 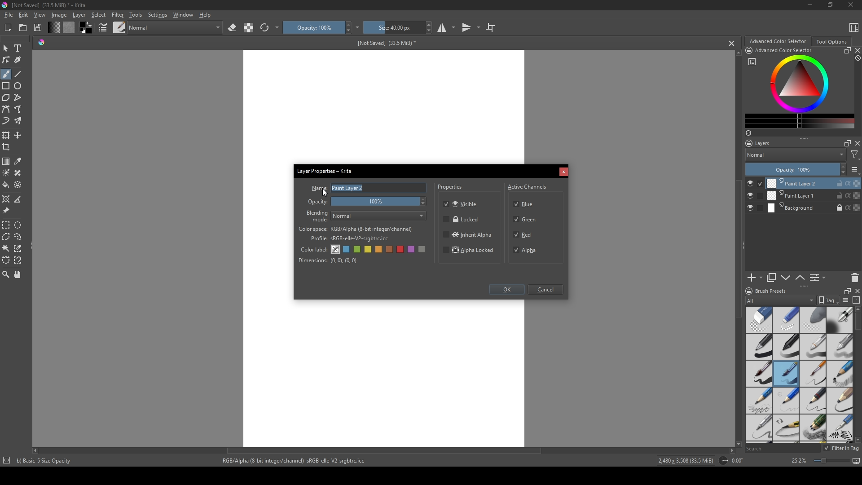 I want to click on scroll down, so click(x=737, y=443).